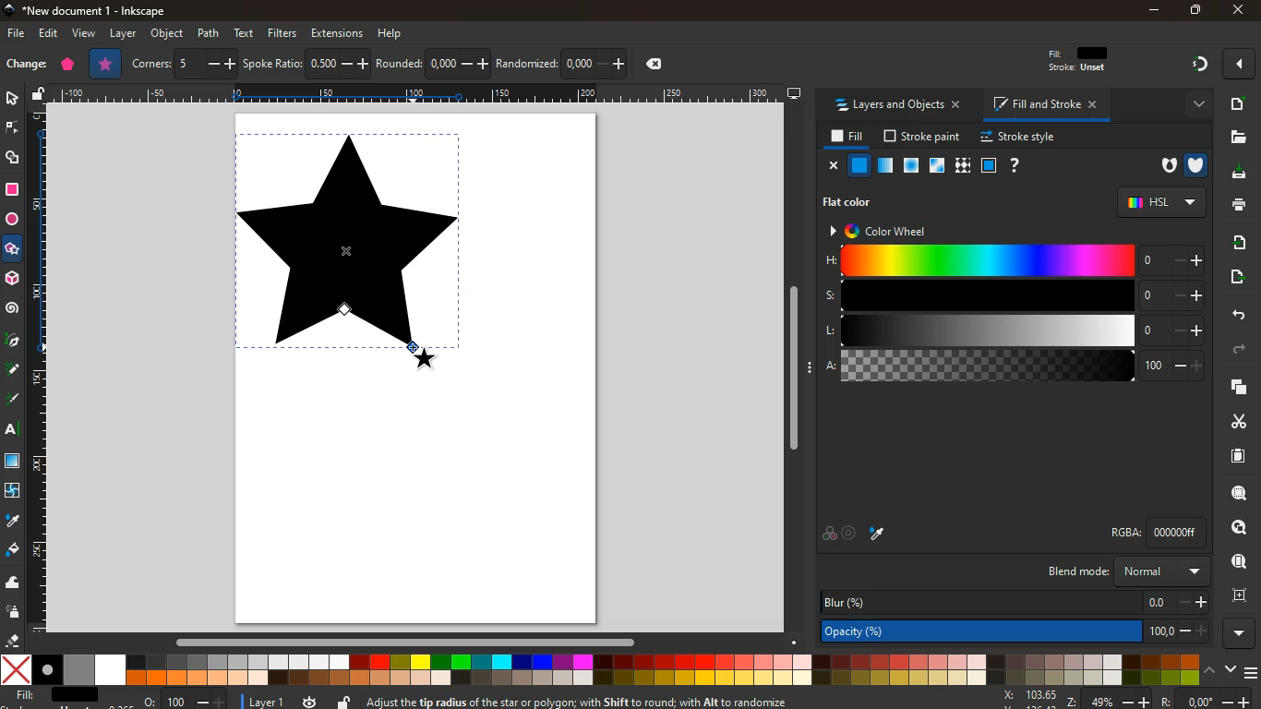  I want to click on shapes, so click(13, 160).